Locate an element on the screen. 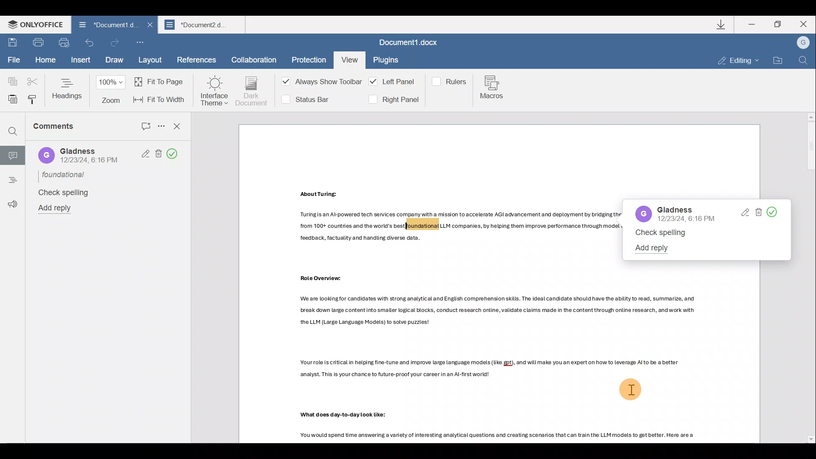 The width and height of the screenshot is (816, 459). Gladness
12/23/24, 6:16 PM is located at coordinates (675, 214).